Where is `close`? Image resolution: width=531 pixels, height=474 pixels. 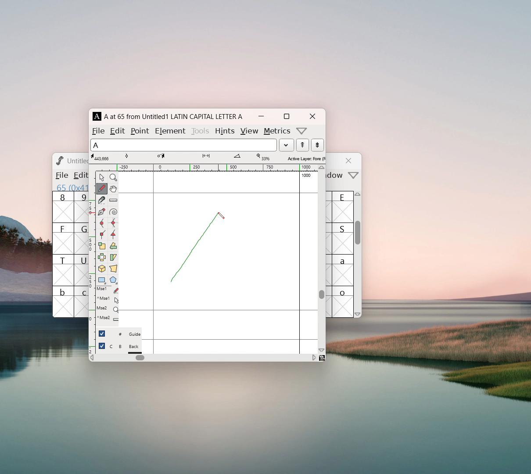 close is located at coordinates (312, 116).